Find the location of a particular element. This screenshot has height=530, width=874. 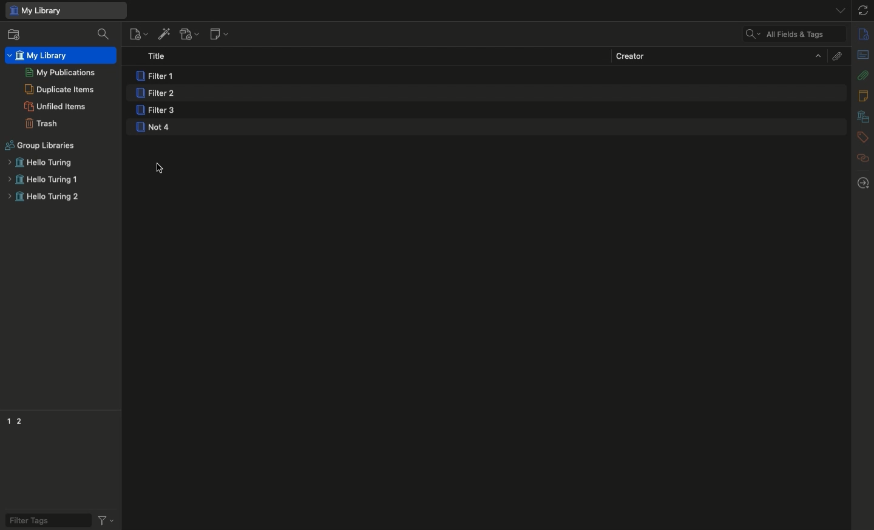

Tags is located at coordinates (863, 138).